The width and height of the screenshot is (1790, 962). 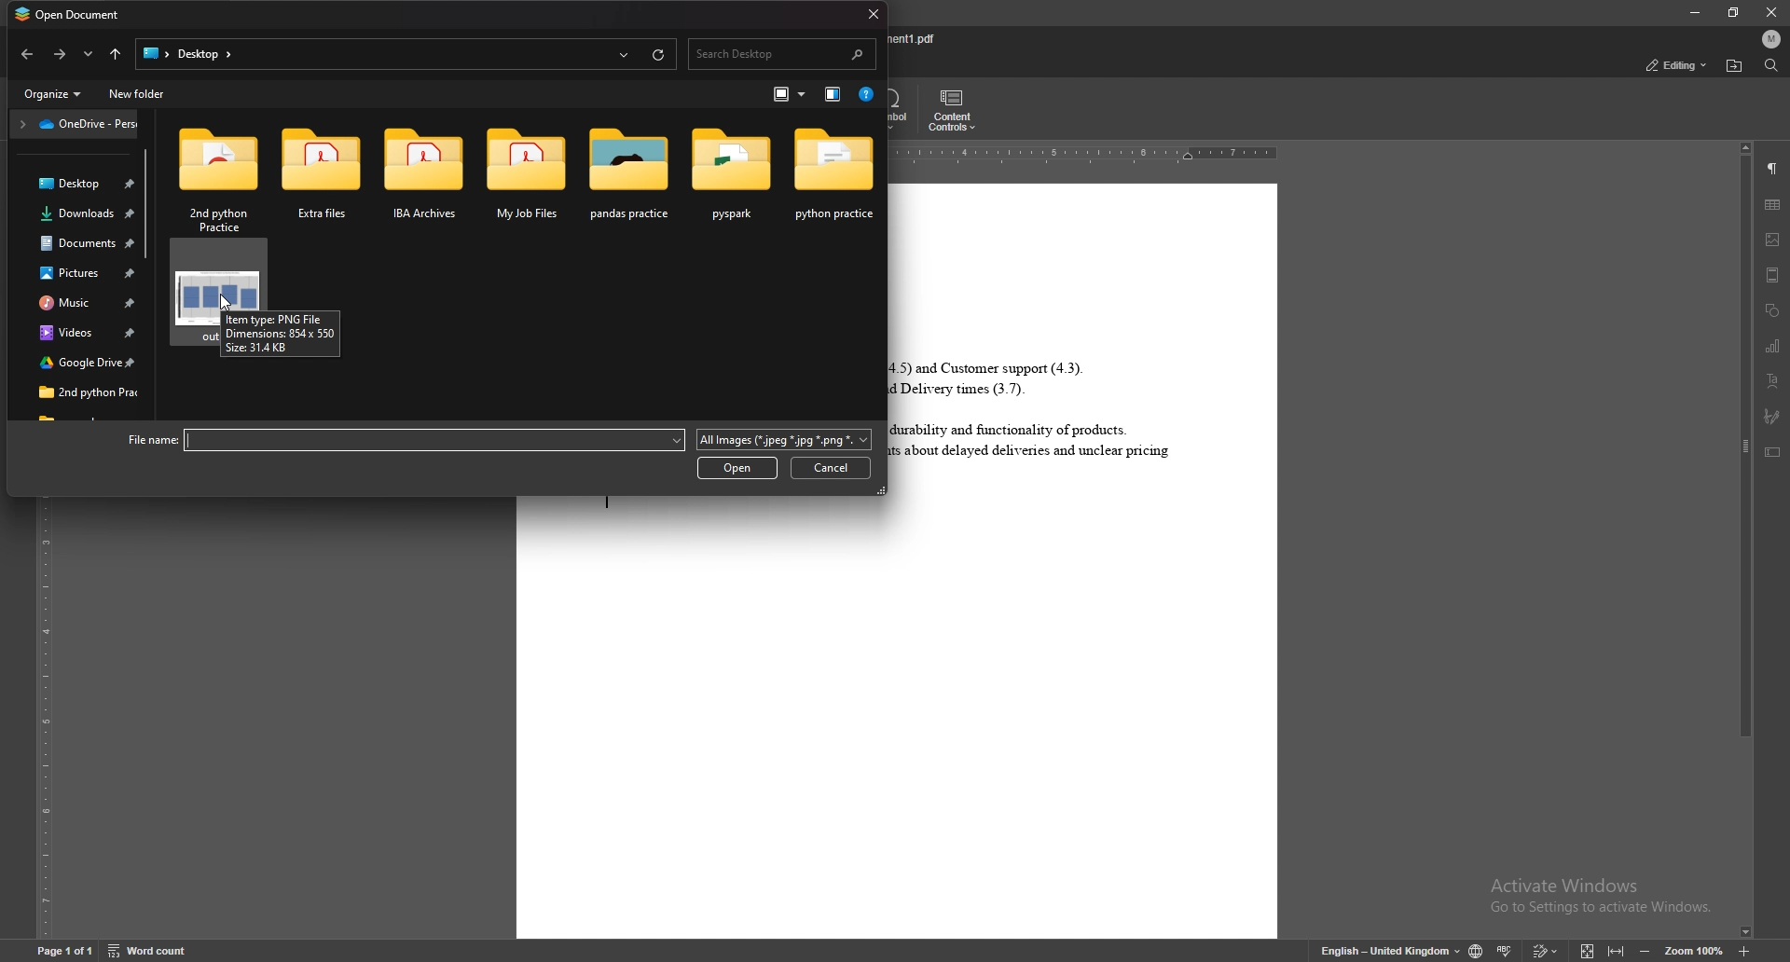 What do you see at coordinates (1773, 275) in the screenshot?
I see `header and footer` at bounding box center [1773, 275].